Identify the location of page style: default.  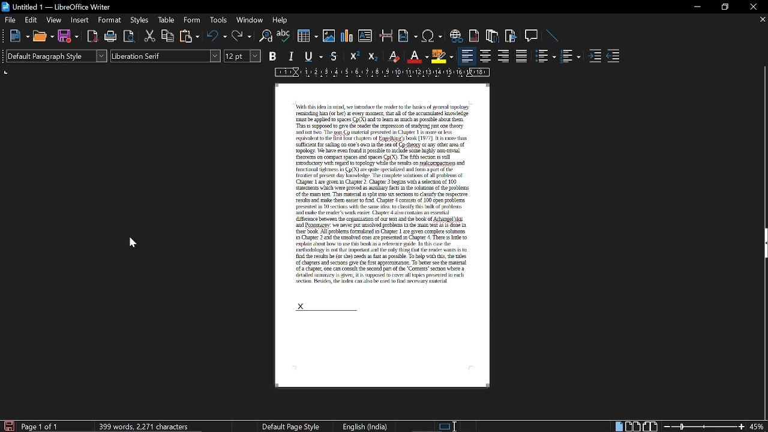
(293, 427).